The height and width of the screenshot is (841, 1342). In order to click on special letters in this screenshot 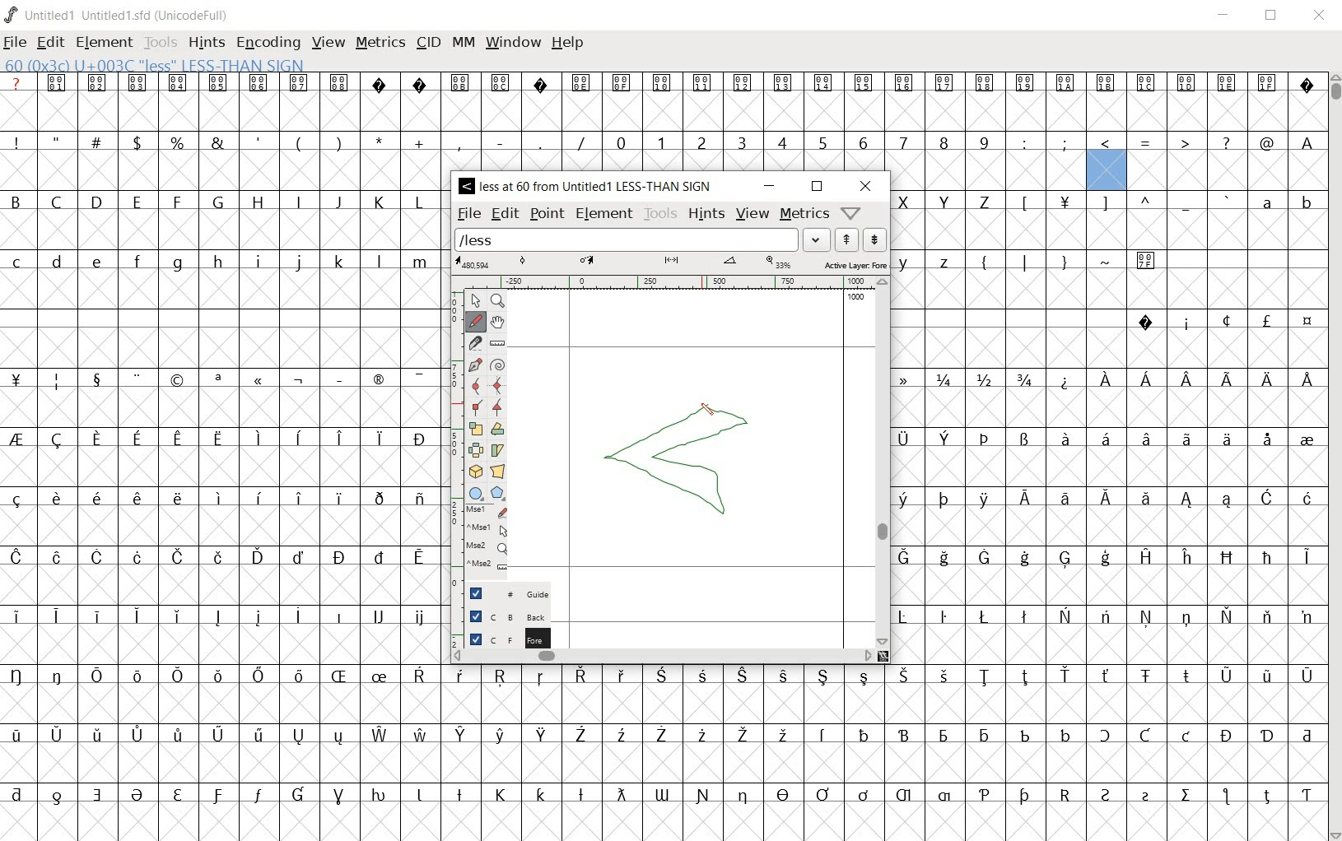, I will do `click(668, 733)`.